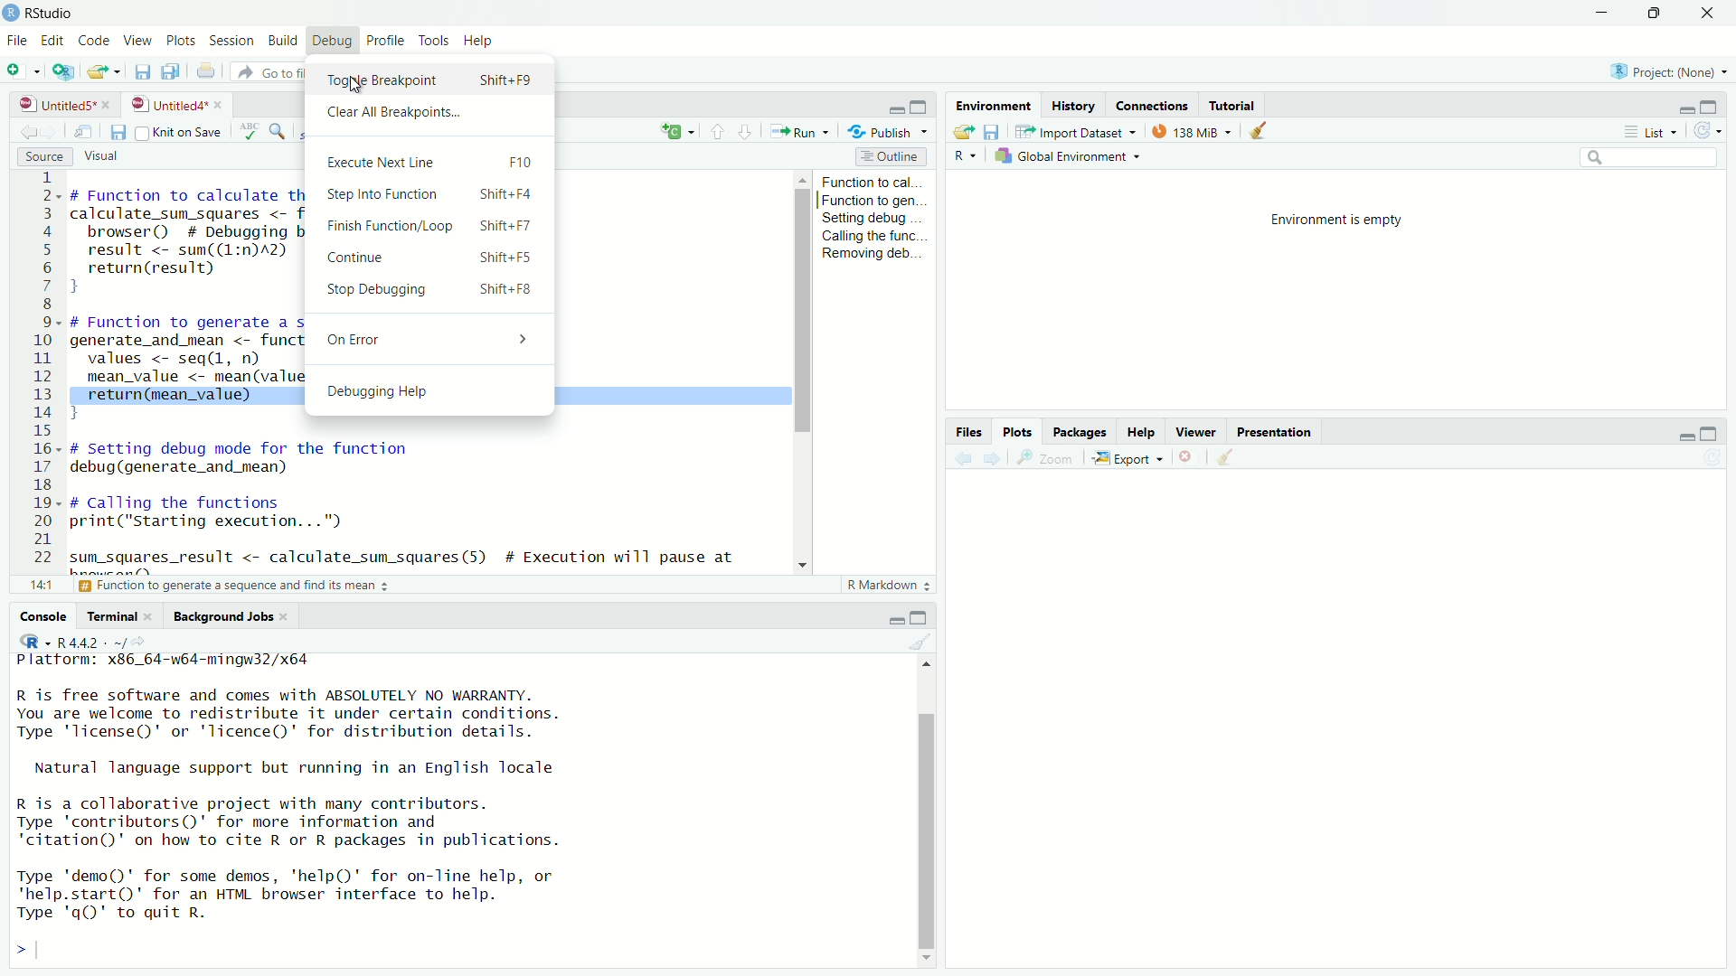 This screenshot has width=1736, height=976. What do you see at coordinates (331, 41) in the screenshot?
I see `debug` at bounding box center [331, 41].